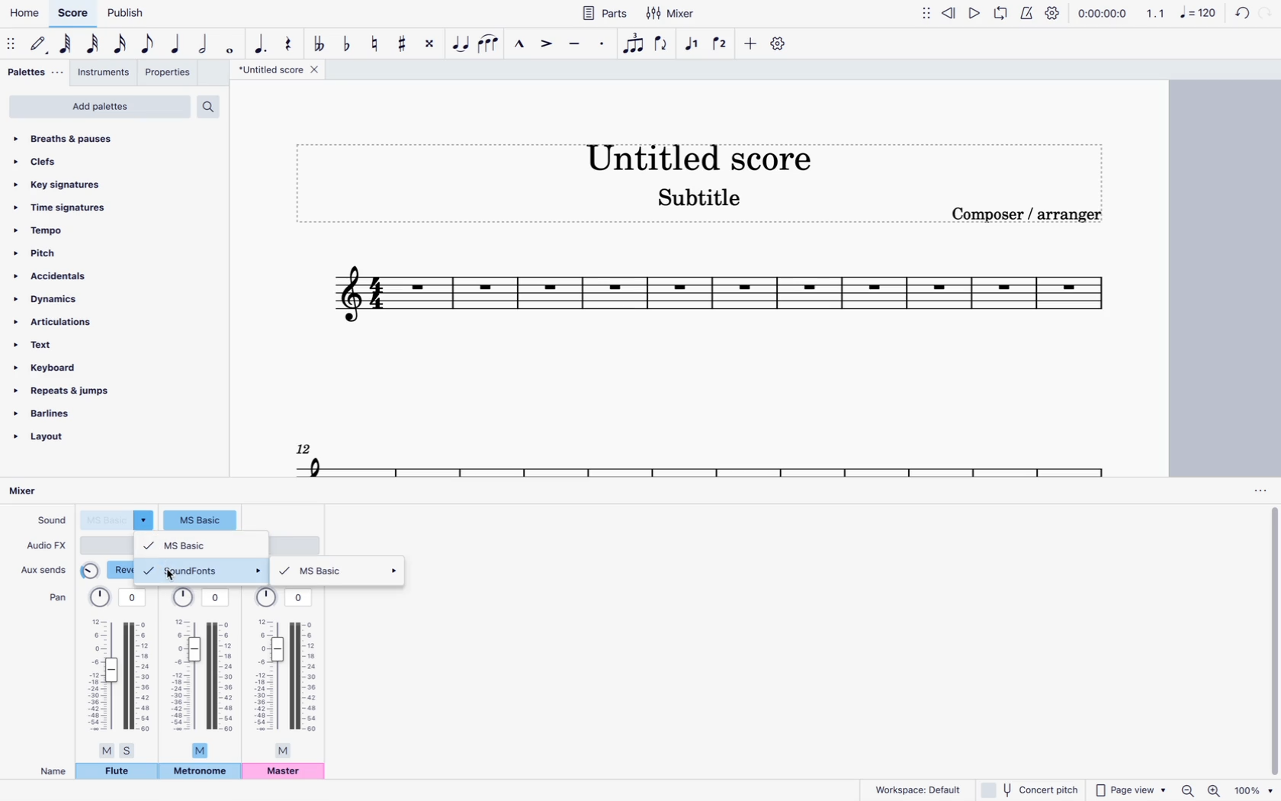  What do you see at coordinates (213, 106) in the screenshot?
I see `search` at bounding box center [213, 106].